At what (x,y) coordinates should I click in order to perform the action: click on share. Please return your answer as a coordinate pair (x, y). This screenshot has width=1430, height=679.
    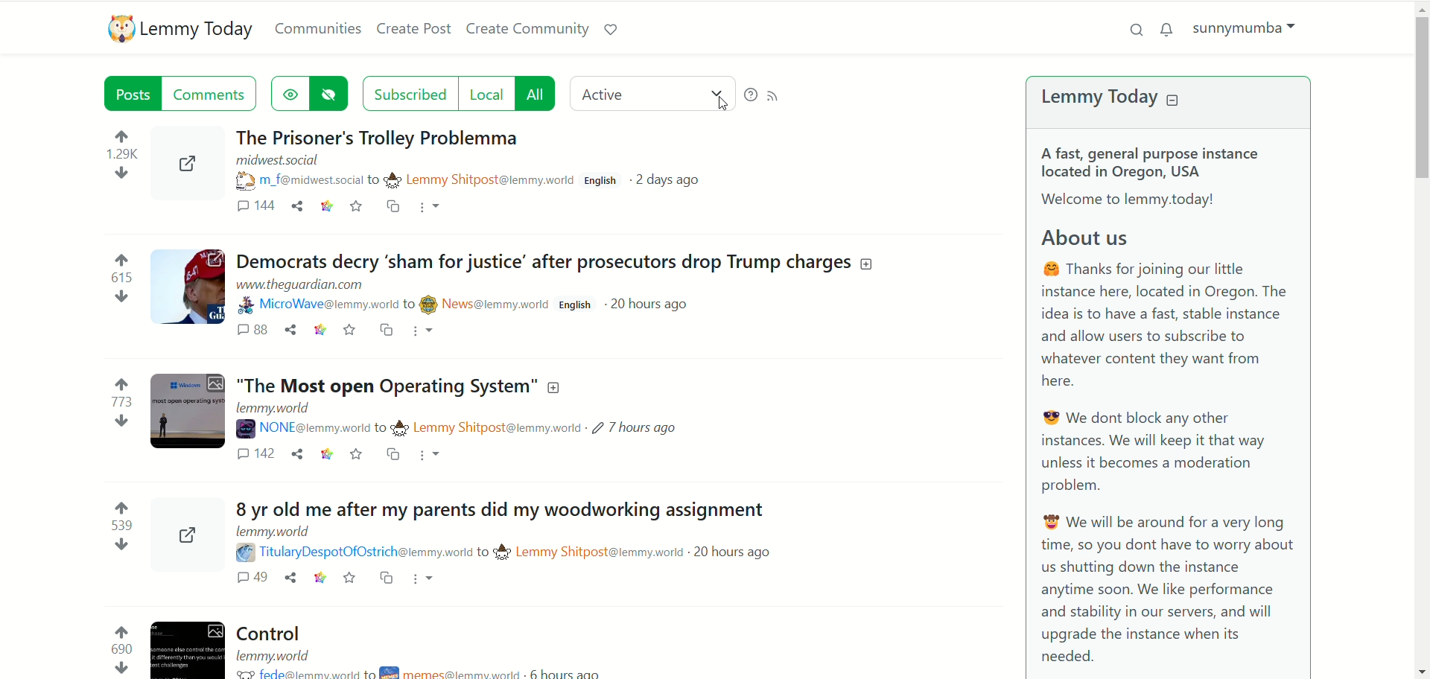
    Looking at the image, I should click on (287, 334).